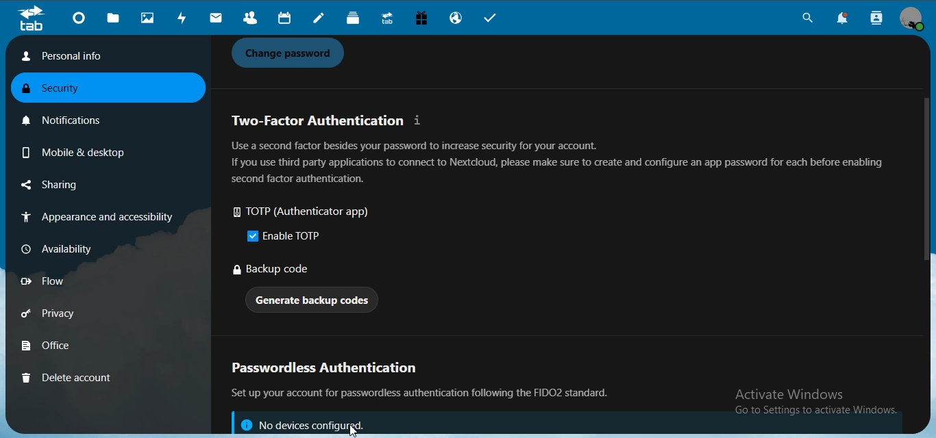 Image resolution: width=936 pixels, height=438 pixels. Describe the element at coordinates (71, 150) in the screenshot. I see `mobile & desktop` at that location.